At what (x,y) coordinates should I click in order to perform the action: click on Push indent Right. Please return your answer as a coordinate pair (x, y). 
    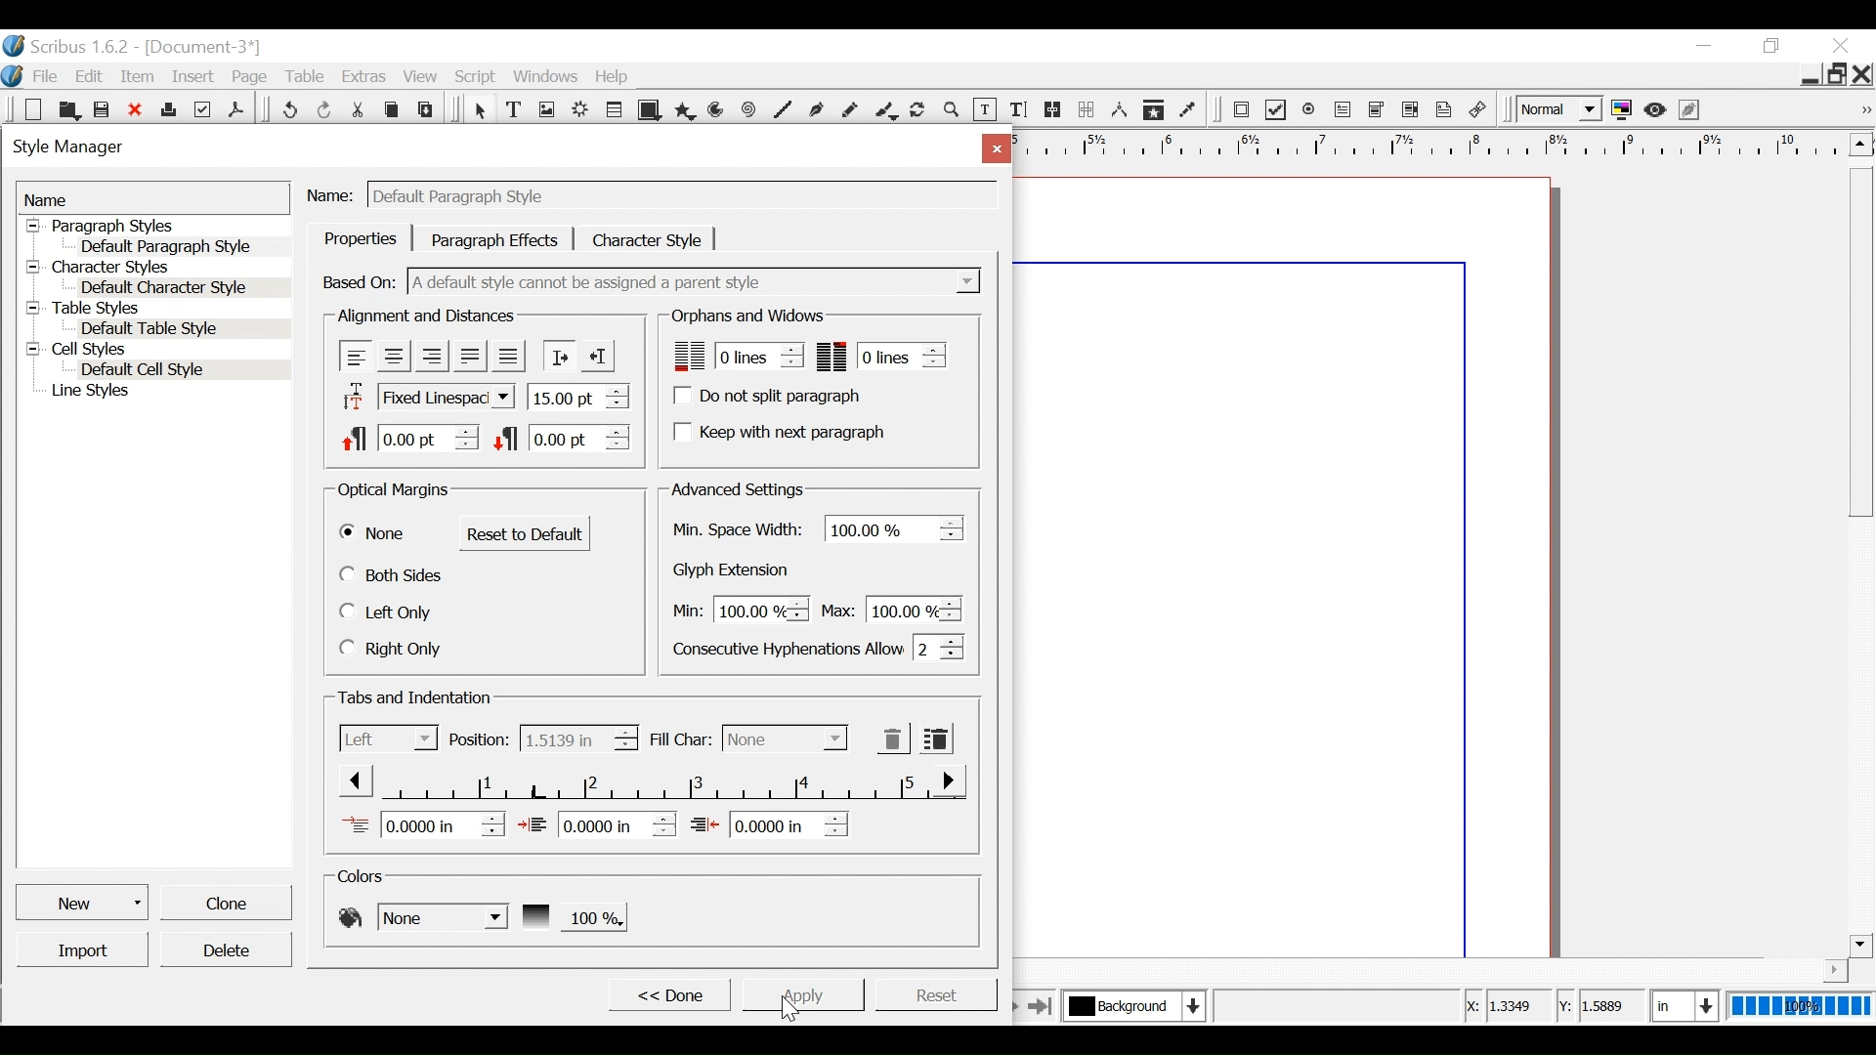
    Looking at the image, I should click on (558, 356).